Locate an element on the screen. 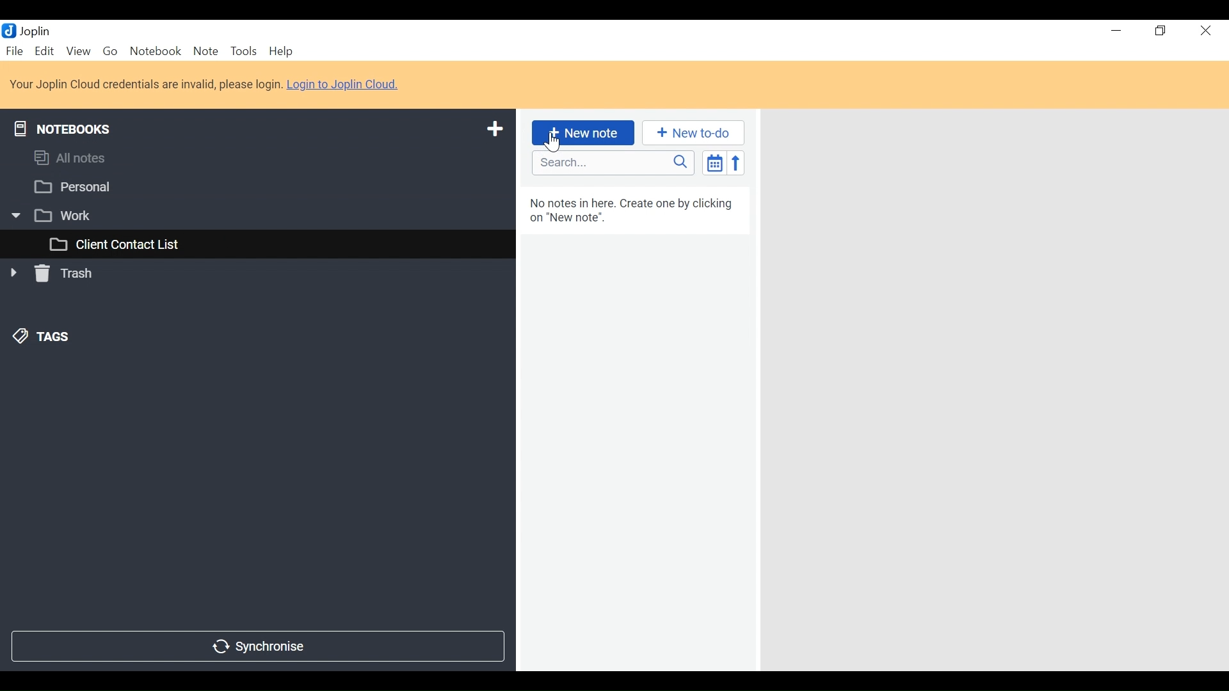 This screenshot has width=1229, height=691. Your Joplin Cloud credentials are invalid, please login. Login to Joplin Cloud. is located at coordinates (207, 84).